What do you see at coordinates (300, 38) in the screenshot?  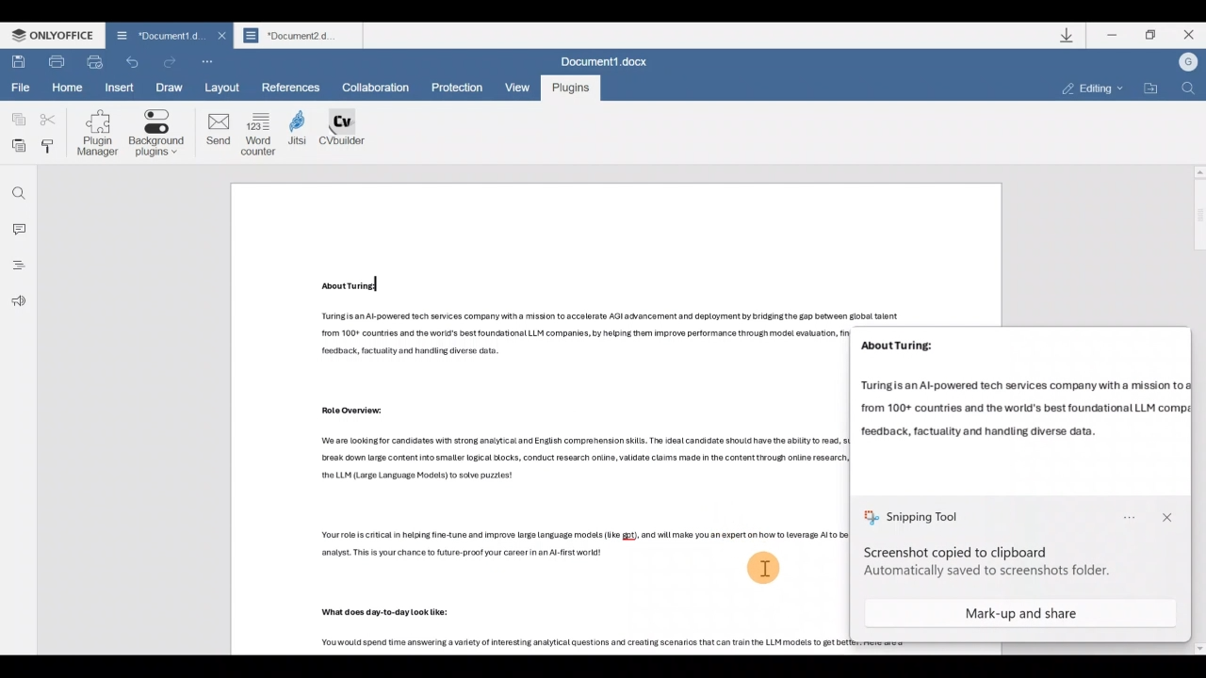 I see `Document2 d...` at bounding box center [300, 38].